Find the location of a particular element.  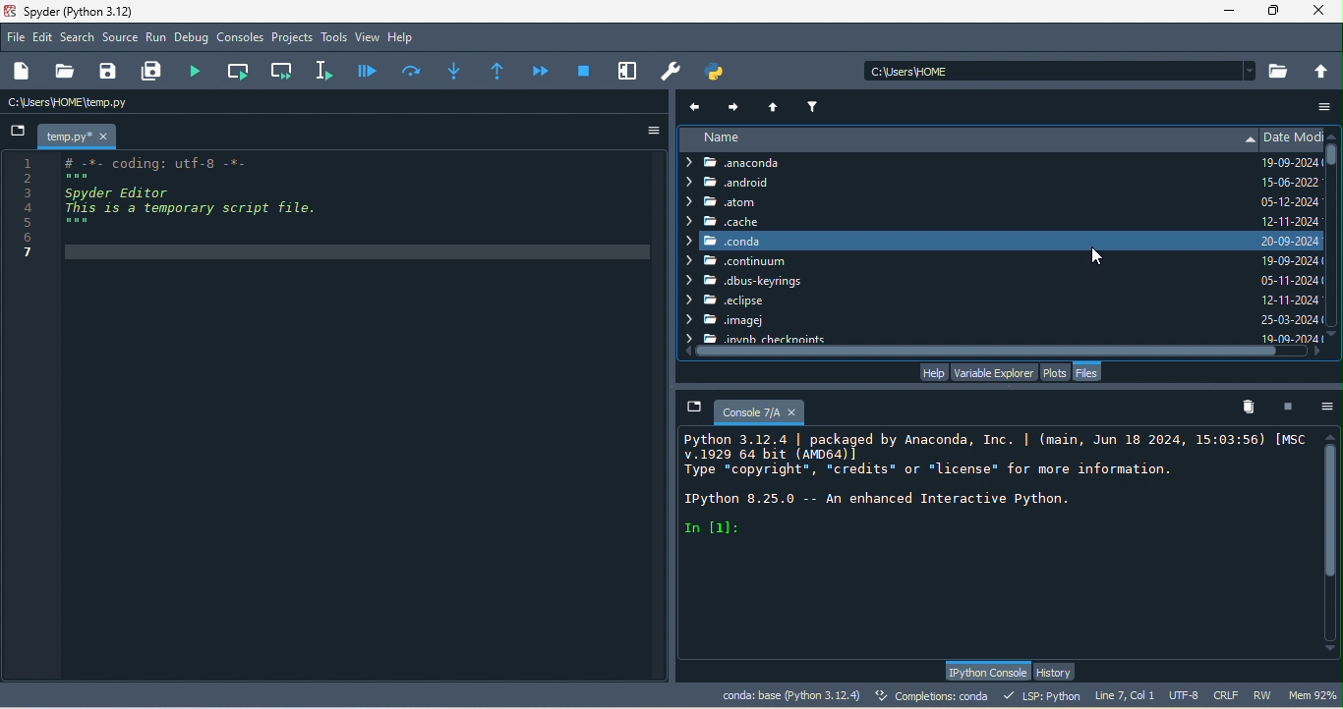

lsp python is located at coordinates (1045, 695).